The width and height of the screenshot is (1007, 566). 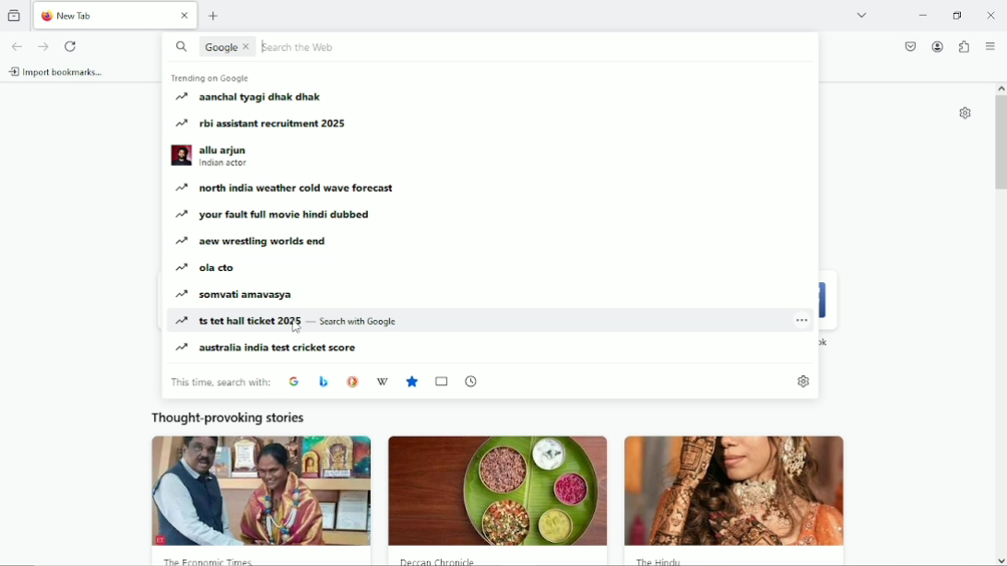 What do you see at coordinates (219, 47) in the screenshot?
I see `google` at bounding box center [219, 47].